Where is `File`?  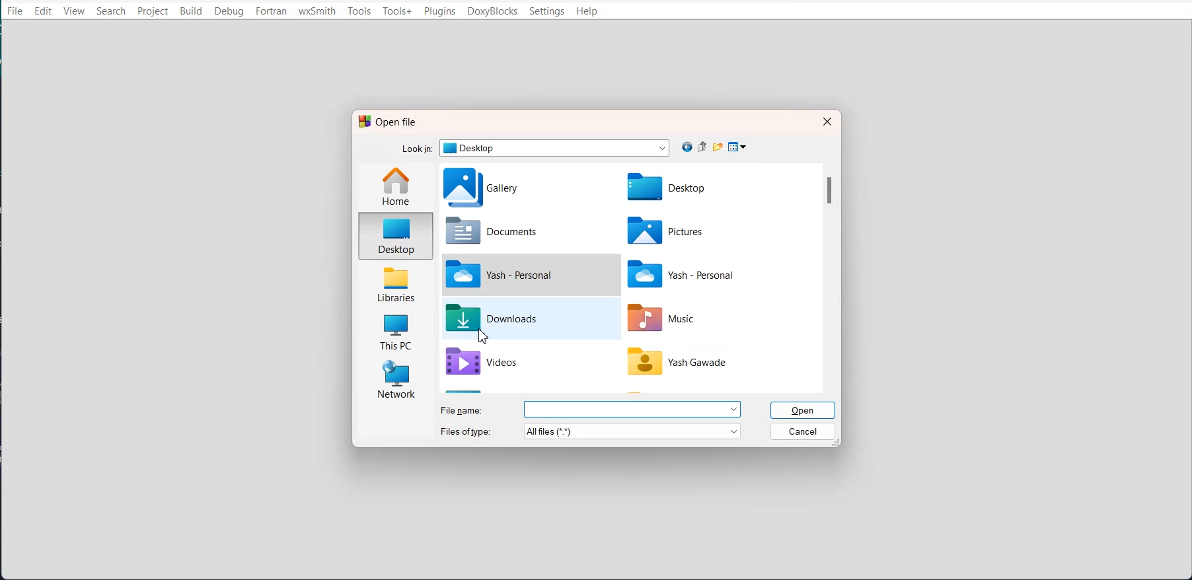
File is located at coordinates (15, 11).